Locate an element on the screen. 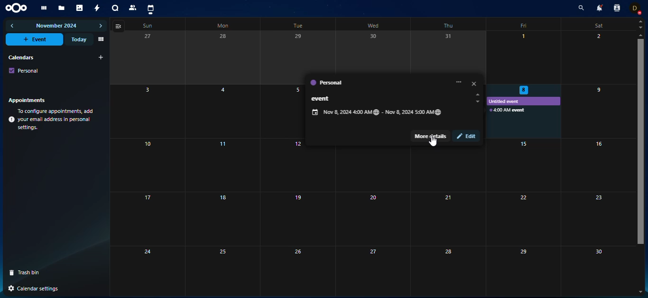  activity is located at coordinates (98, 8).